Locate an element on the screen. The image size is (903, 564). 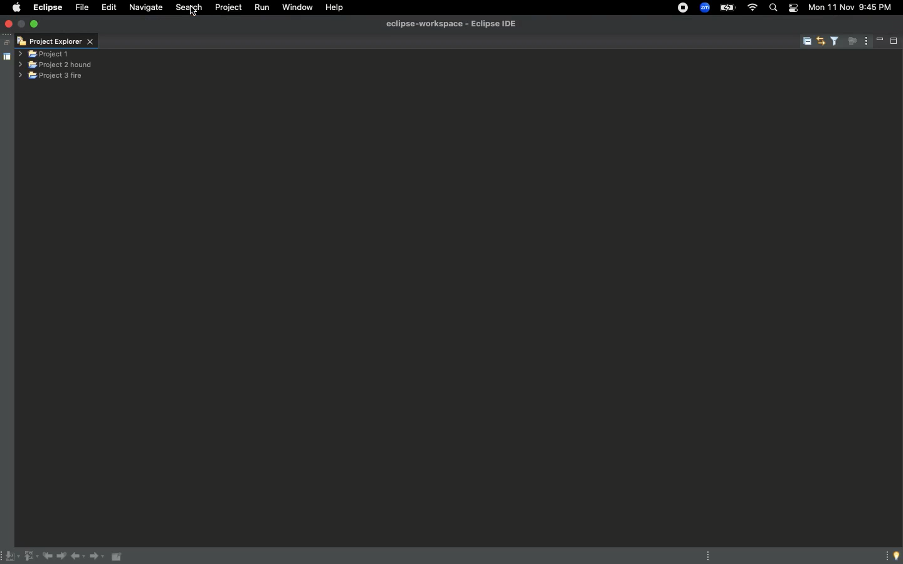
Forward is located at coordinates (98, 558).